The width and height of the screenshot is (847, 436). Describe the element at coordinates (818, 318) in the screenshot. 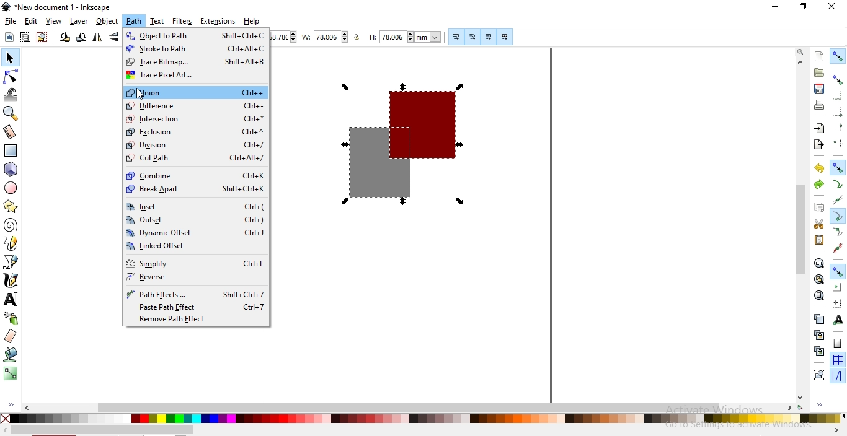

I see `create duplicate` at that location.